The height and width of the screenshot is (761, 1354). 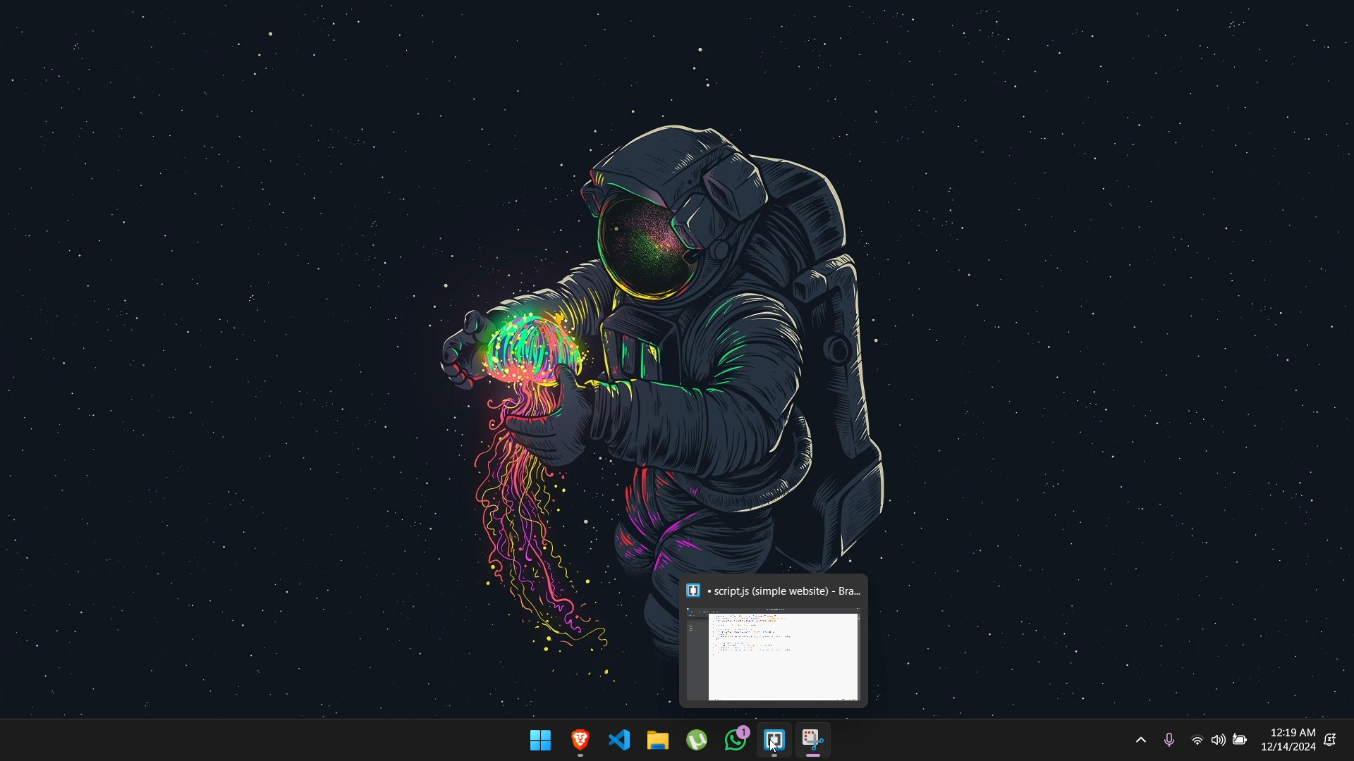 What do you see at coordinates (622, 739) in the screenshot?
I see `vscode` at bounding box center [622, 739].